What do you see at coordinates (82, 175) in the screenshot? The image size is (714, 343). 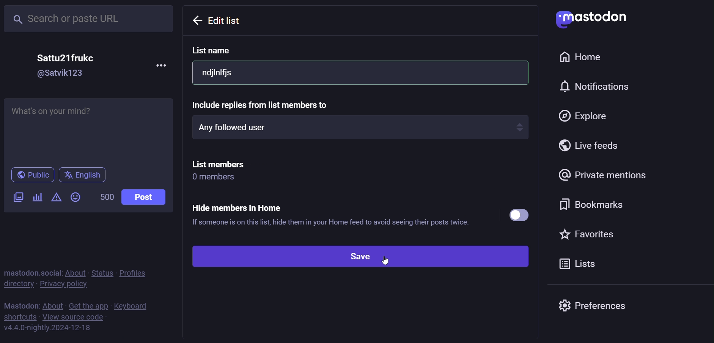 I see `english` at bounding box center [82, 175].